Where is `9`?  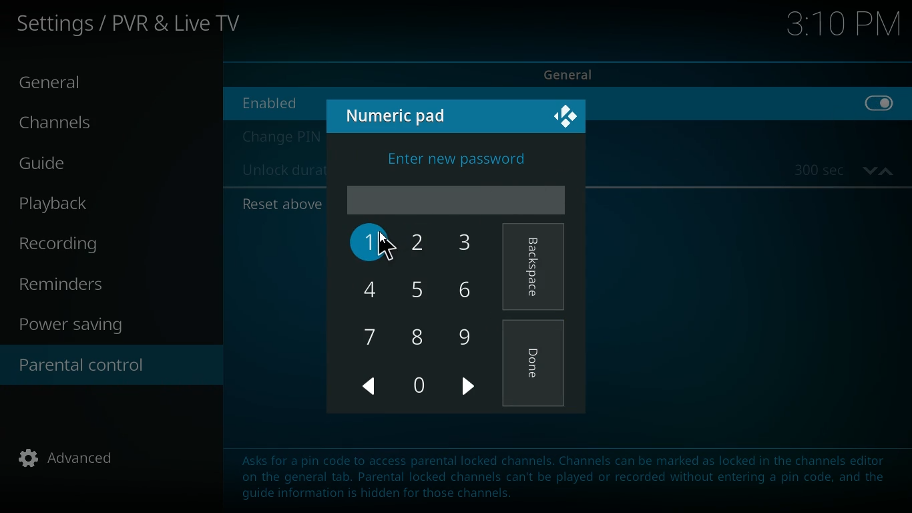
9 is located at coordinates (467, 334).